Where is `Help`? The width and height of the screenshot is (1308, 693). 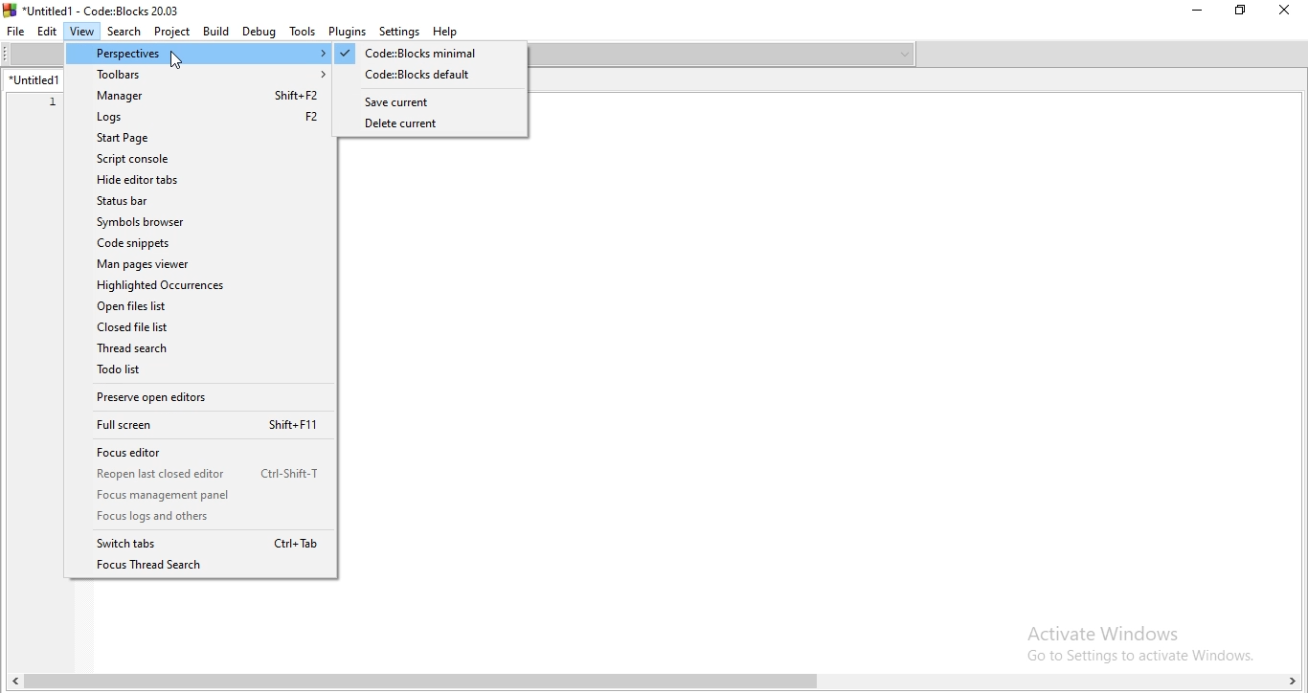 Help is located at coordinates (444, 31).